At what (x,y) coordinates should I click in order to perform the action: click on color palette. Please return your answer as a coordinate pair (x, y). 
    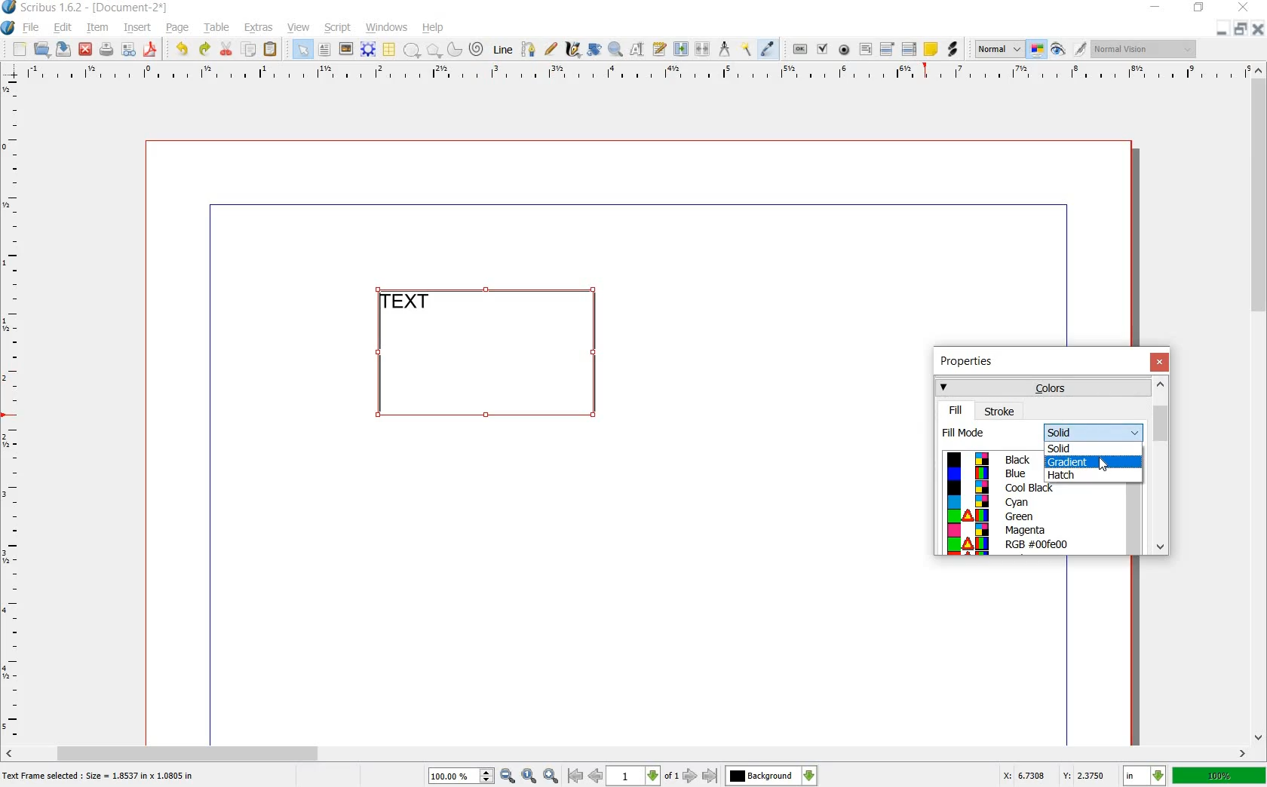
    Looking at the image, I should click on (968, 503).